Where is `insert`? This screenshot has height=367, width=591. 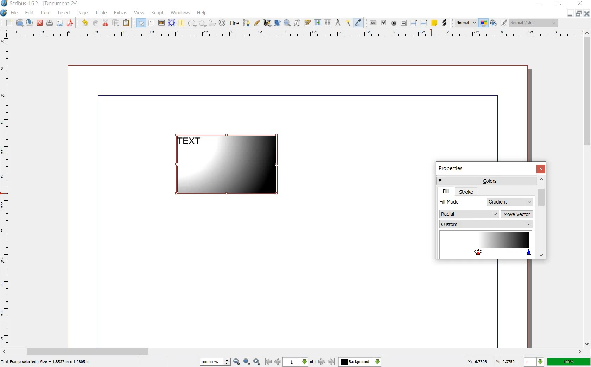 insert is located at coordinates (64, 14).